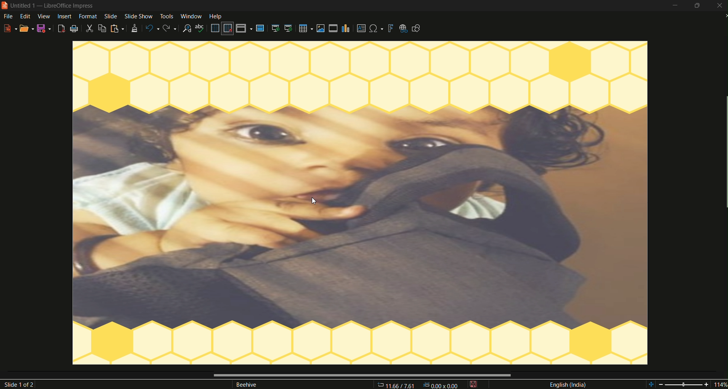  Describe the element at coordinates (698, 6) in the screenshot. I see `minimize/maximize` at that location.